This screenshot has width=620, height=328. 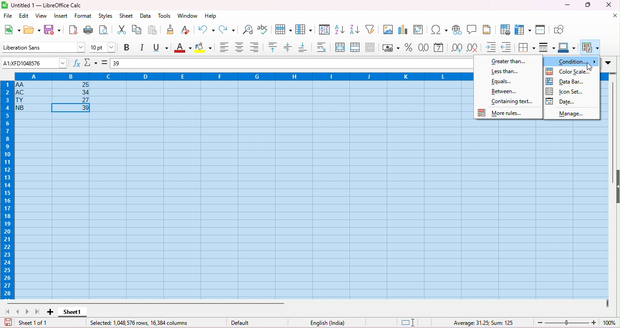 What do you see at coordinates (91, 62) in the screenshot?
I see `select function` at bounding box center [91, 62].